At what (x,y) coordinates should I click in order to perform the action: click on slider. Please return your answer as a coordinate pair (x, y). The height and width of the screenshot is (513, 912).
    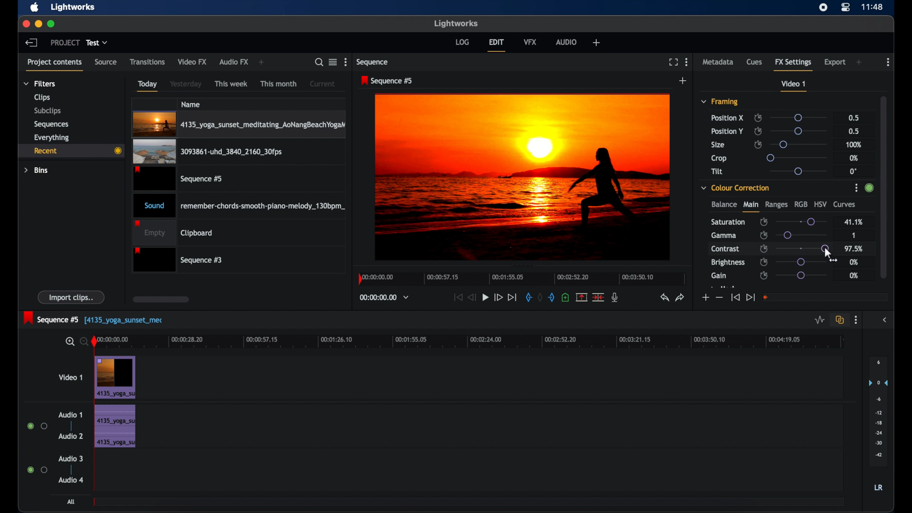
    Looking at the image, I should click on (801, 221).